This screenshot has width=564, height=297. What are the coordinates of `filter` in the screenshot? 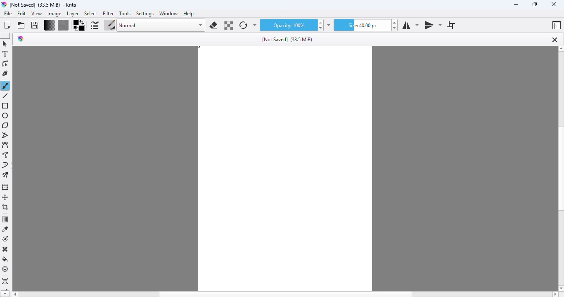 It's located at (109, 14).